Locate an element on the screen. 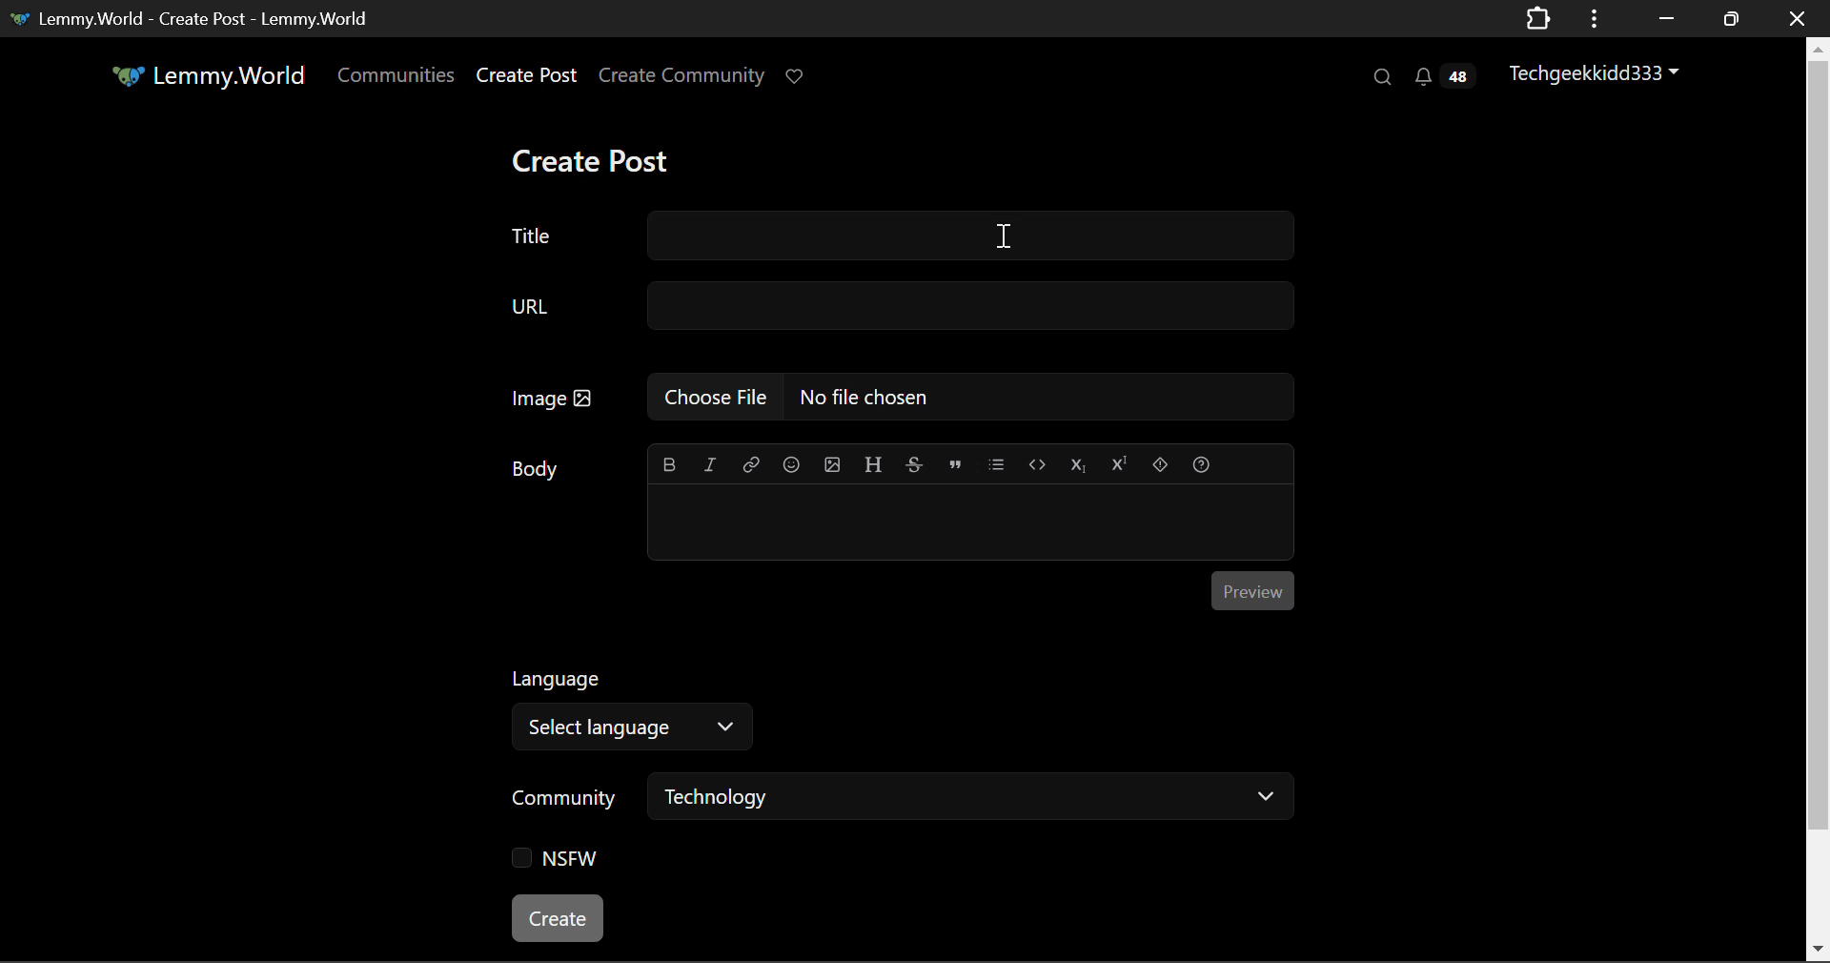  Application Options Menu is located at coordinates (1595, 17).